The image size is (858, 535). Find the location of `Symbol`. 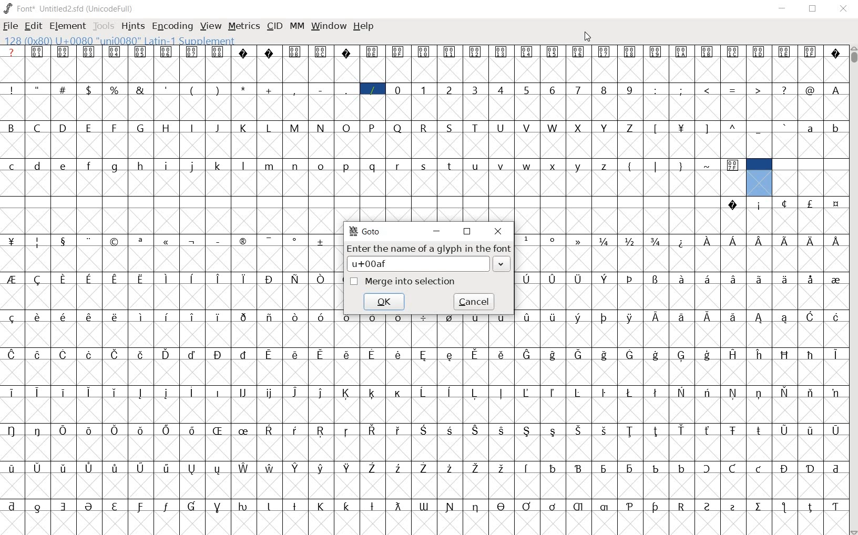

Symbol is located at coordinates (503, 429).